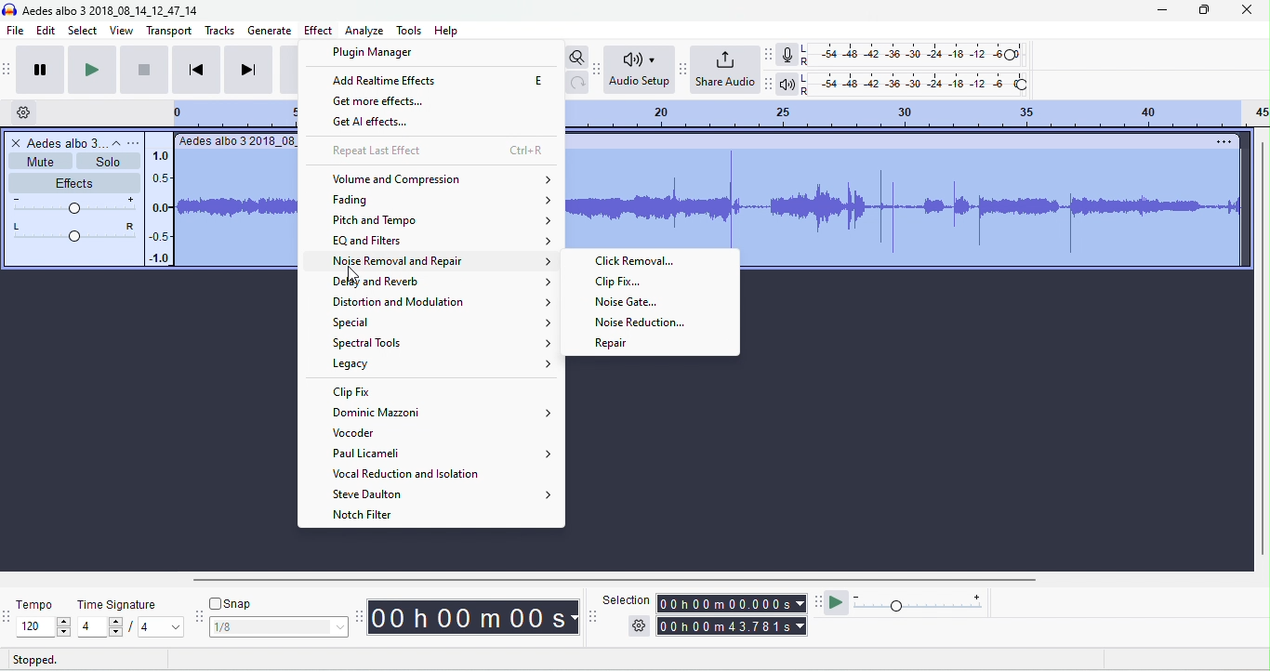 The height and width of the screenshot is (671, 1270). What do you see at coordinates (788, 85) in the screenshot?
I see `playback meter` at bounding box center [788, 85].